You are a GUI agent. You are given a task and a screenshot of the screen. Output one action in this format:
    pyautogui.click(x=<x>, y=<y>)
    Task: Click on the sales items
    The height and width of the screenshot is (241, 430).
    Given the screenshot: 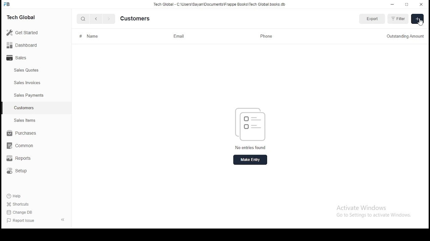 What is the action you would take?
    pyautogui.click(x=24, y=120)
    